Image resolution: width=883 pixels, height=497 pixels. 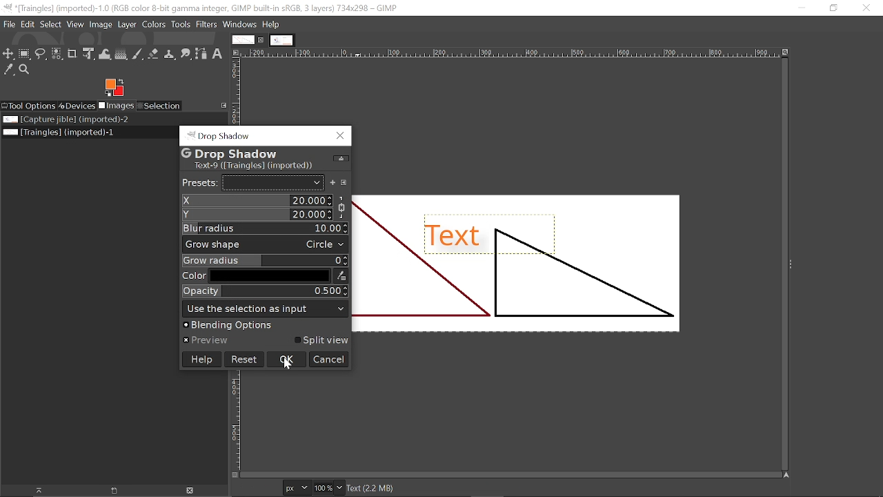 I want to click on Current tab, so click(x=242, y=40).